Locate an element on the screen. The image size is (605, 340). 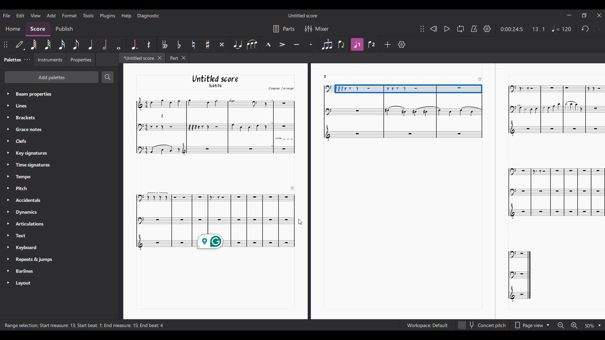
Undo is located at coordinates (585, 29).